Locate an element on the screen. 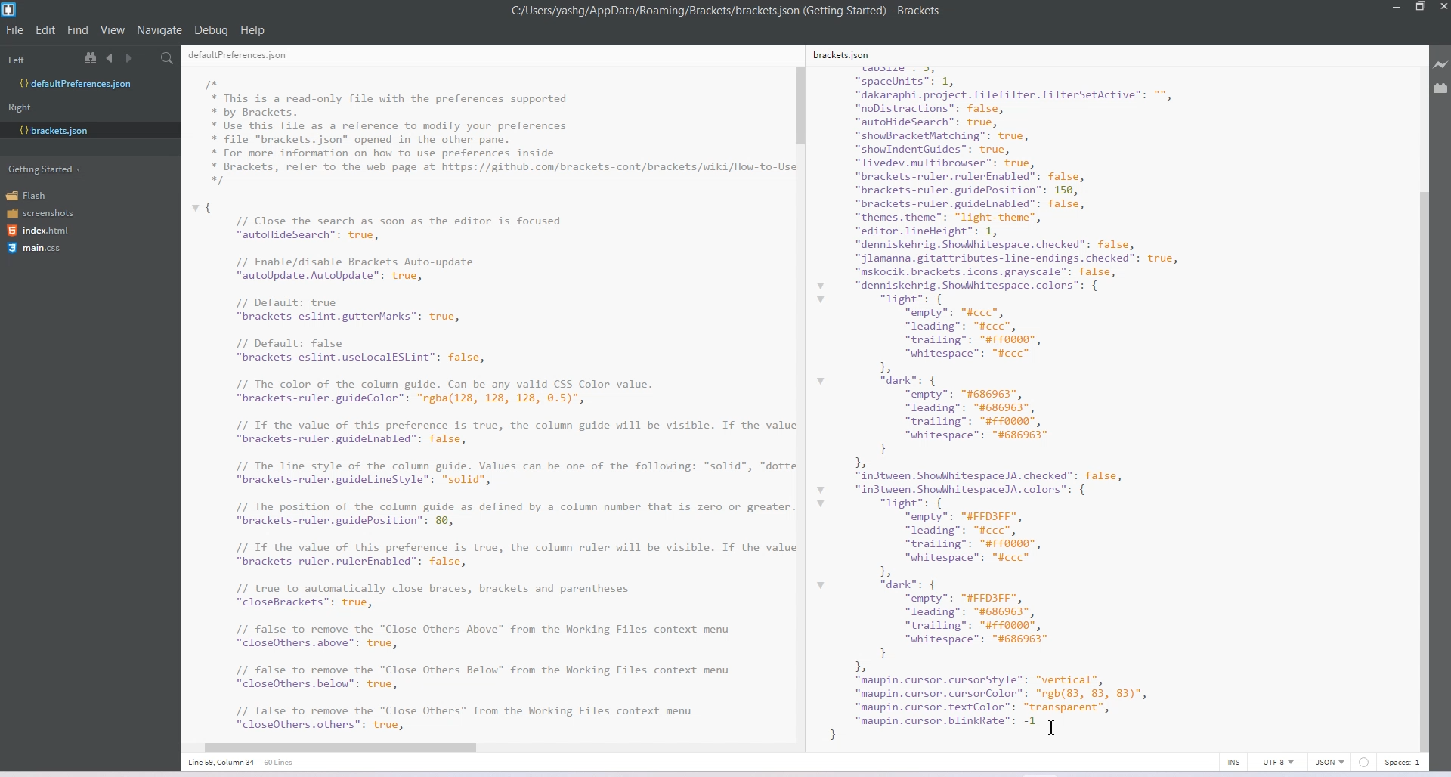 This screenshot has width=1451, height=777. screenshots is located at coordinates (42, 214).